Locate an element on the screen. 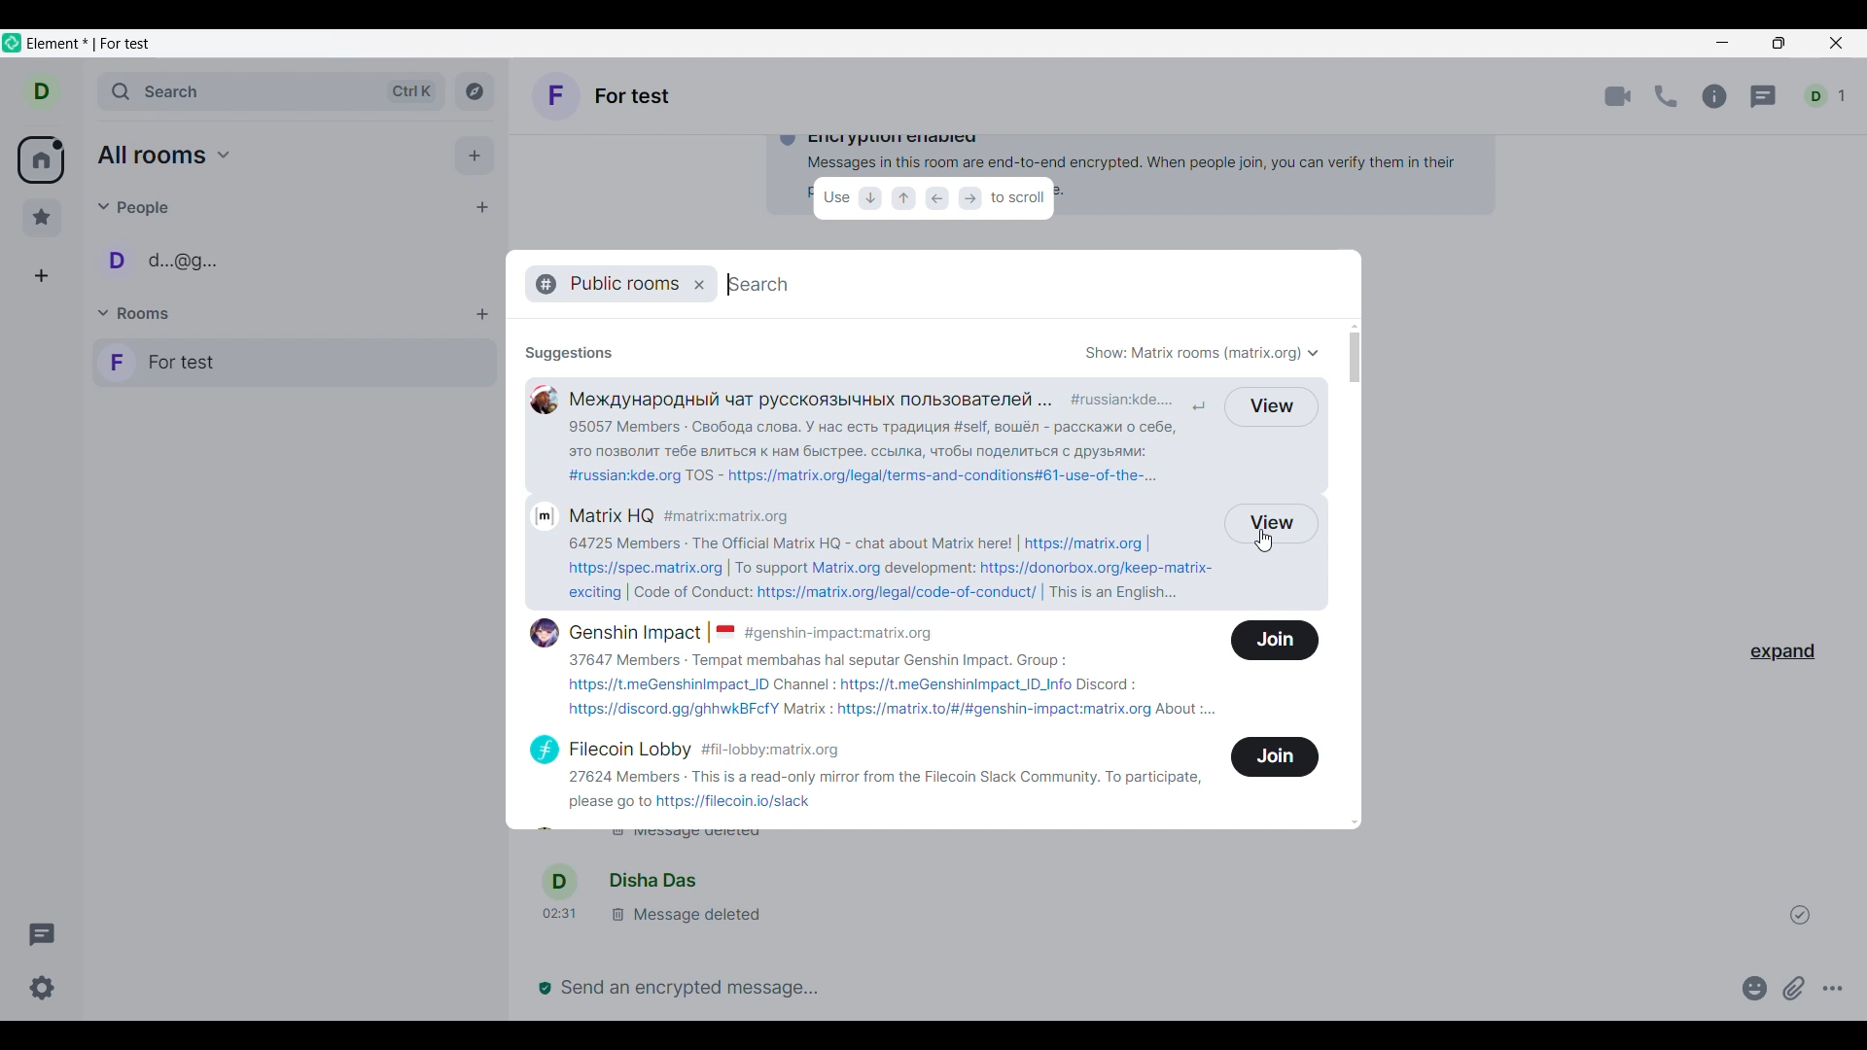  element logo is located at coordinates (12, 43).